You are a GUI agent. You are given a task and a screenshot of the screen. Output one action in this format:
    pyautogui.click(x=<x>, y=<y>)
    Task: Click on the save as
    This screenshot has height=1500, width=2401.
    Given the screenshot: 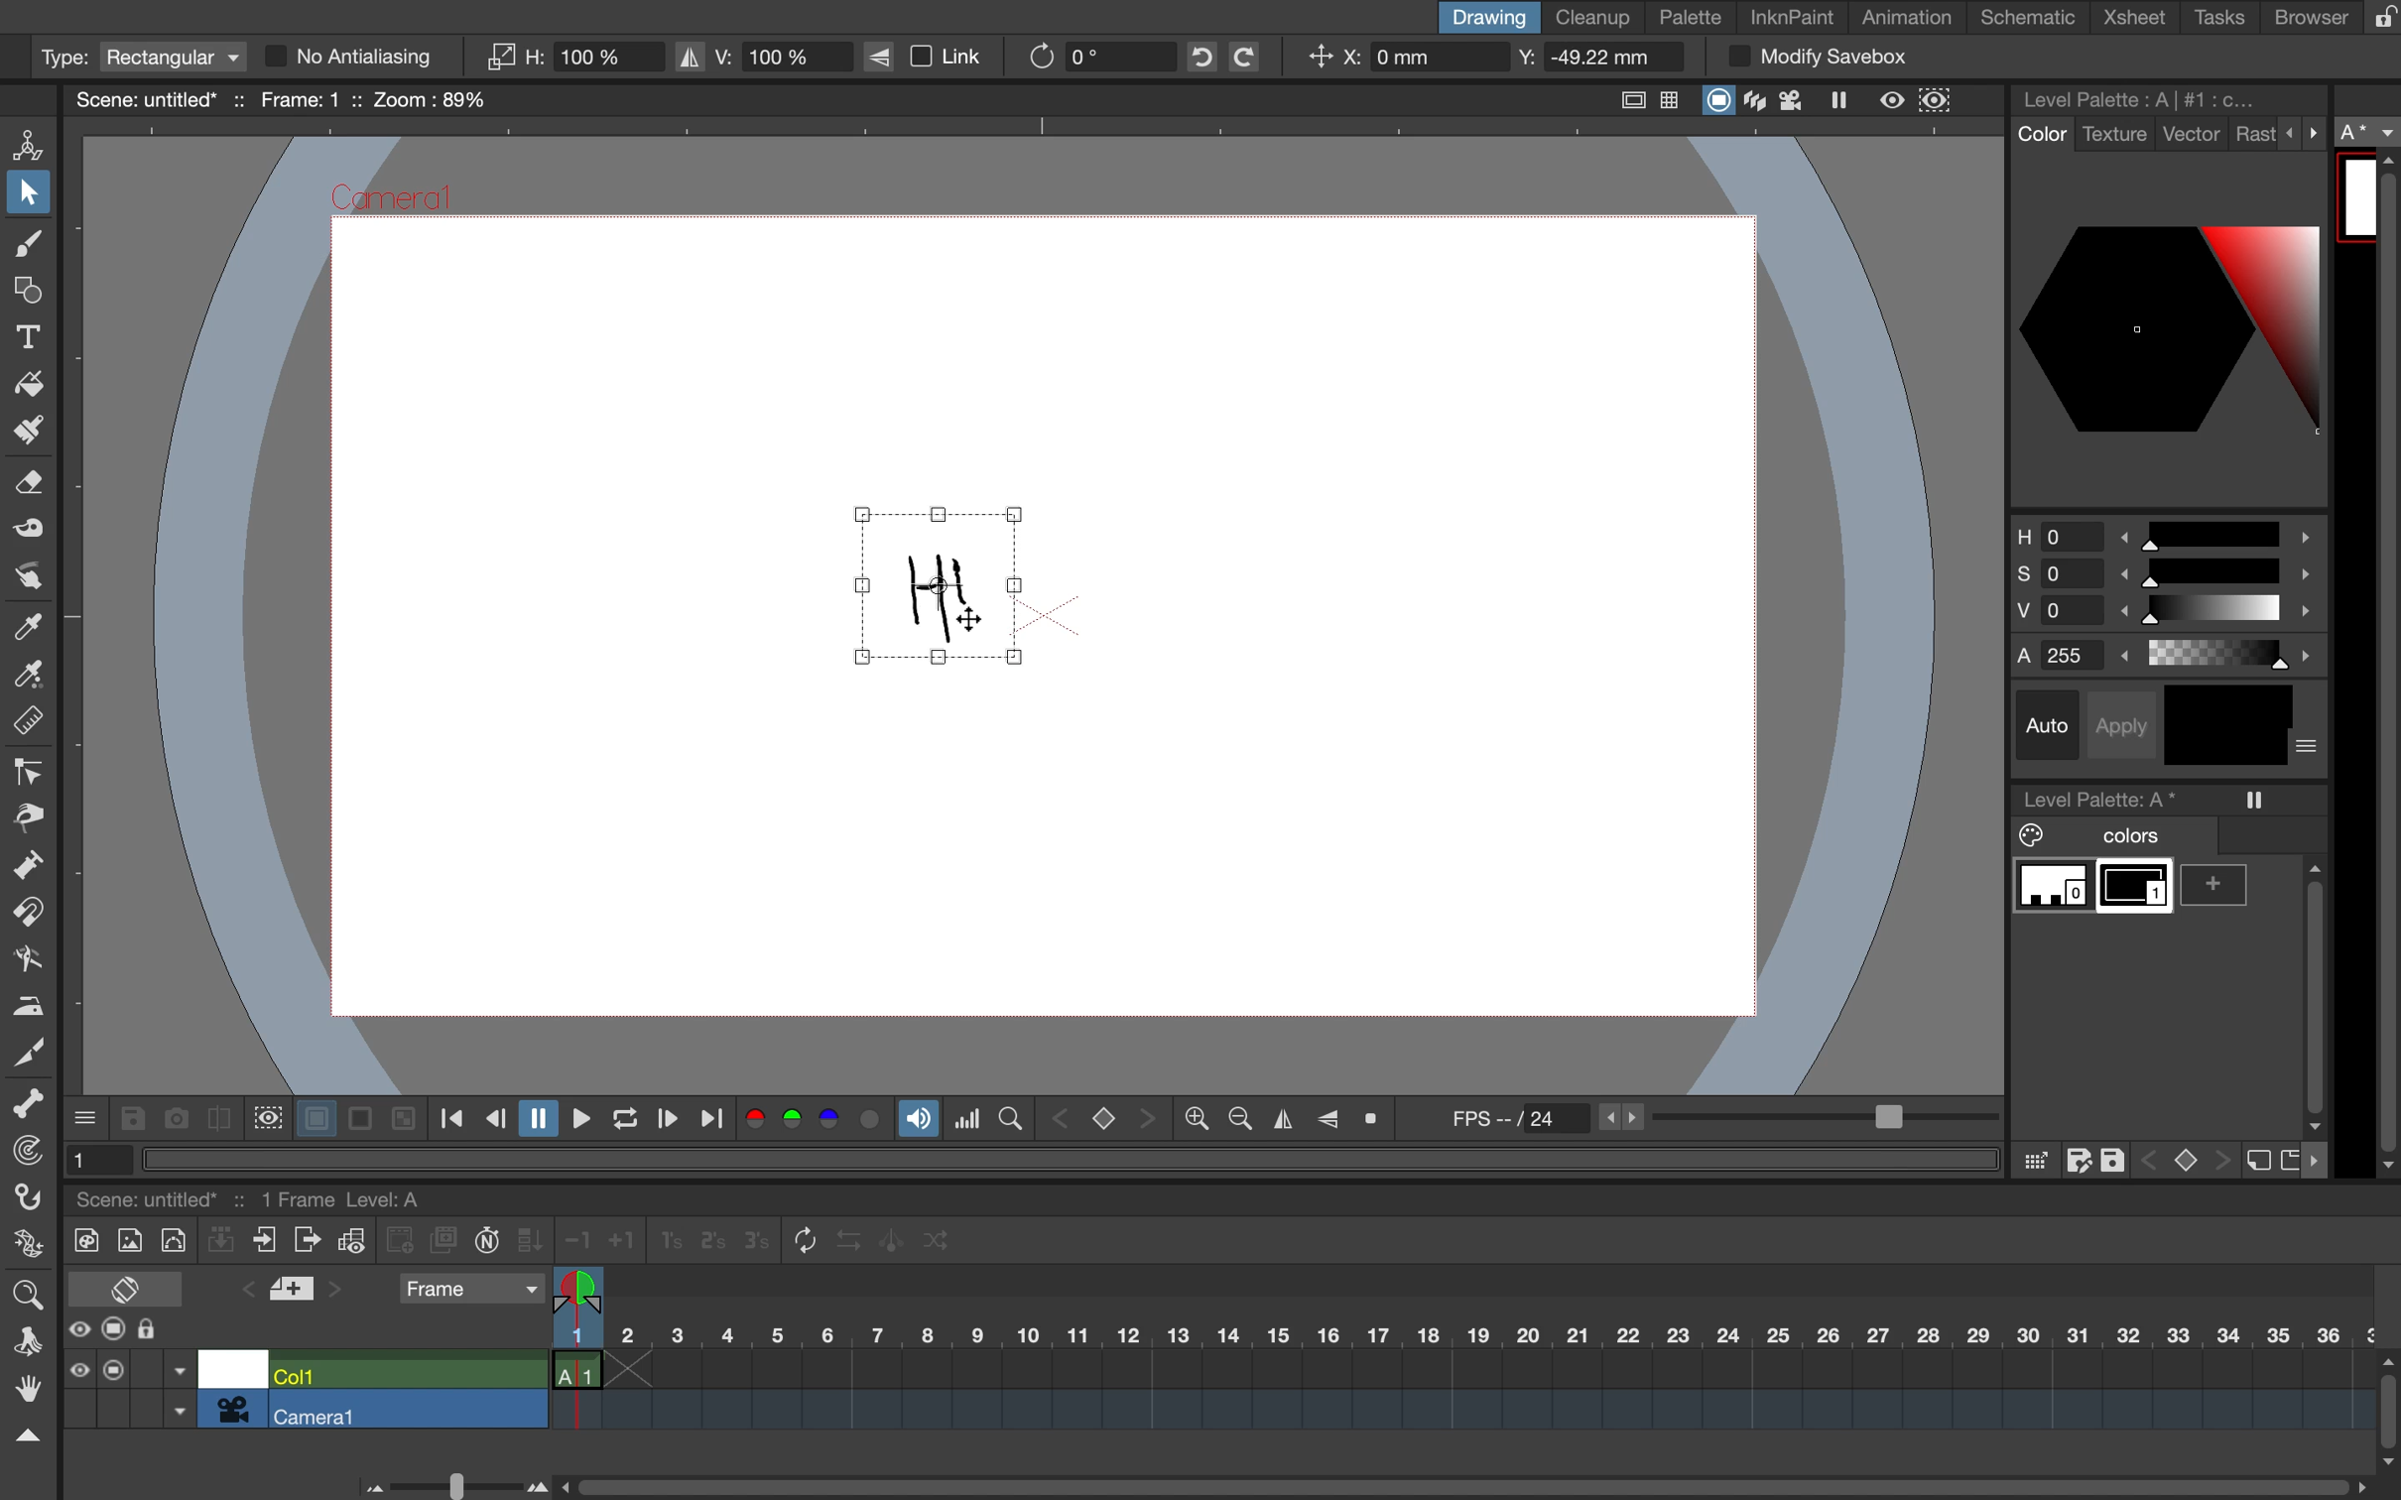 What is the action you would take?
    pyautogui.click(x=2079, y=1161)
    